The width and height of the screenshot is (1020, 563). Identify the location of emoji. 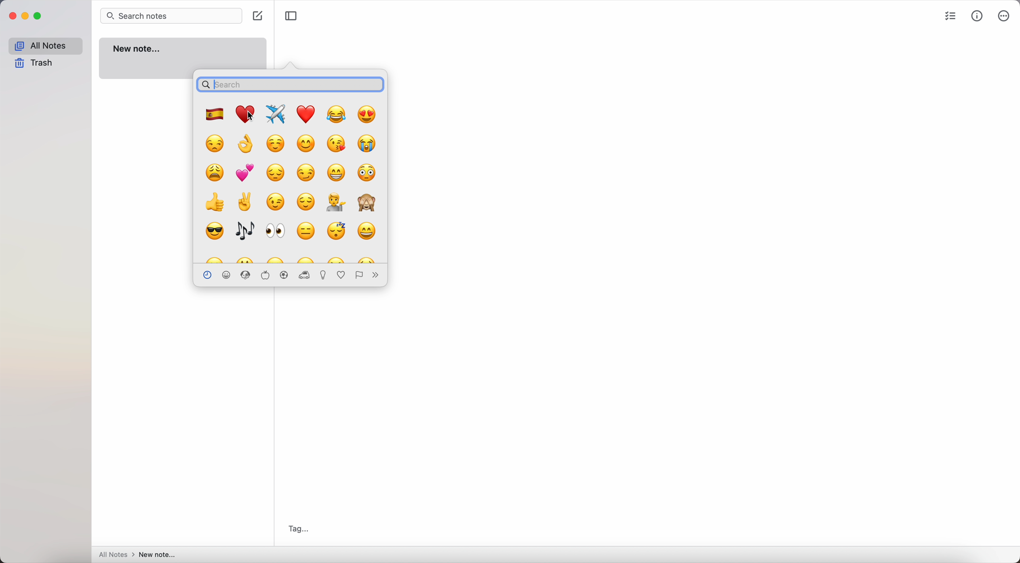
(337, 172).